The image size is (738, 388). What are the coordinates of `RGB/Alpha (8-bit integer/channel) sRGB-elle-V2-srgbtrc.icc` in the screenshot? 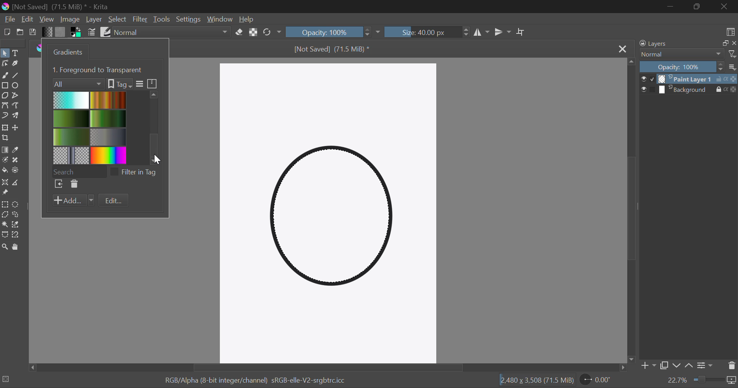 It's located at (257, 380).